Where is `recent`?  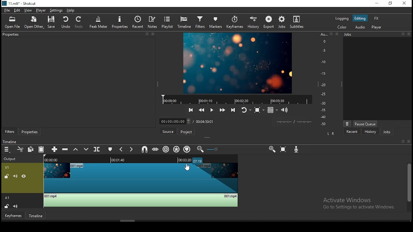 recent is located at coordinates (352, 132).